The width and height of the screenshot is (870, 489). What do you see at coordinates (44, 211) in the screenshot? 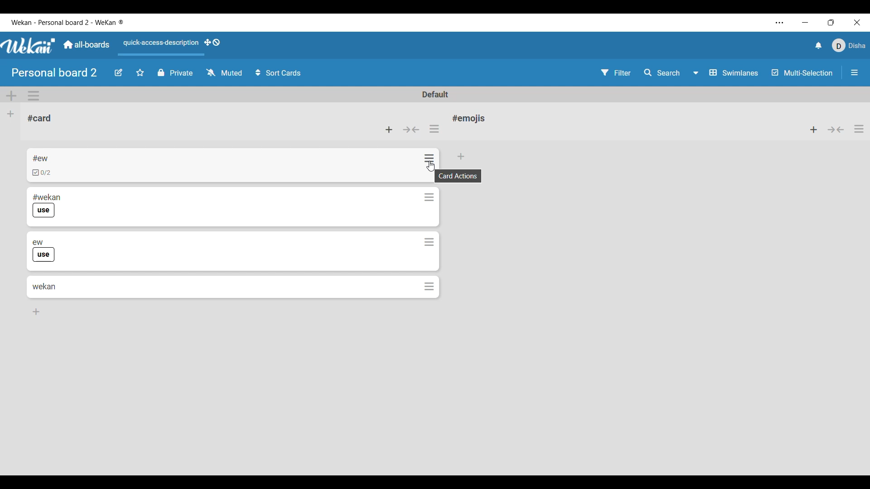
I see `Indicates use of label in card` at bounding box center [44, 211].